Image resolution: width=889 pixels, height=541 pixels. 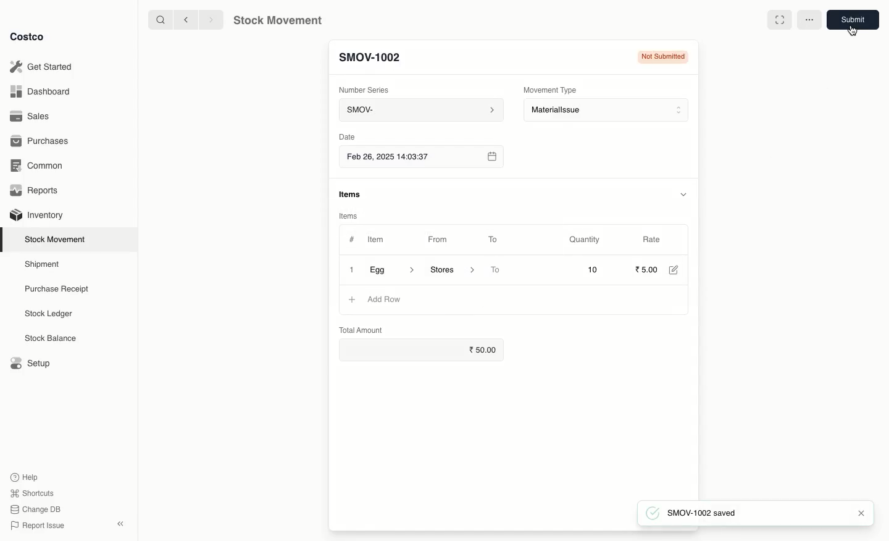 What do you see at coordinates (351, 270) in the screenshot?
I see `Close` at bounding box center [351, 270].